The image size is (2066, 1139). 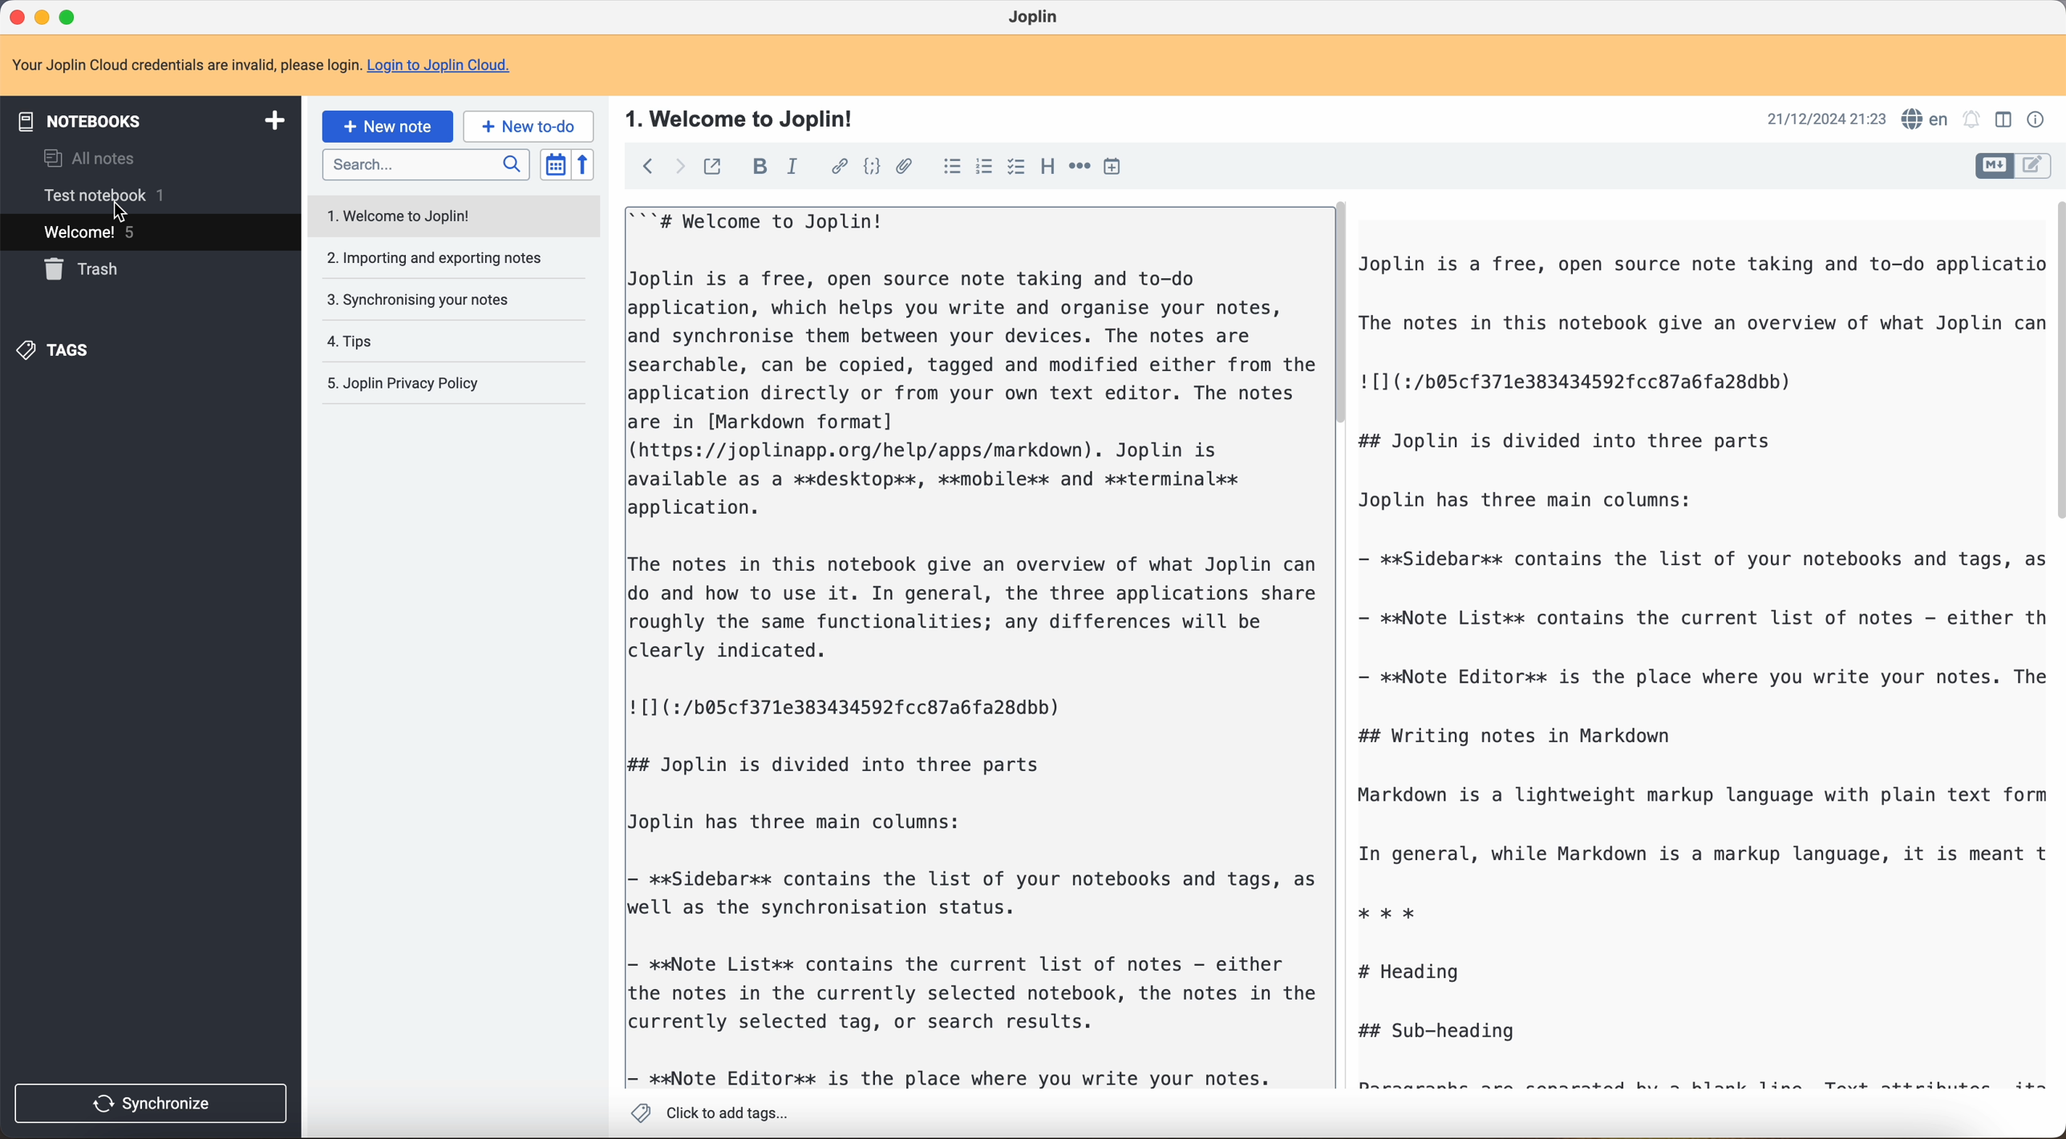 I want to click on toggle editor layout, so click(x=2039, y=164).